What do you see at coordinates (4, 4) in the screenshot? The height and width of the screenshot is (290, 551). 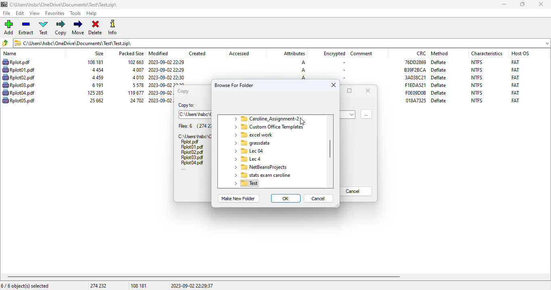 I see `logo` at bounding box center [4, 4].